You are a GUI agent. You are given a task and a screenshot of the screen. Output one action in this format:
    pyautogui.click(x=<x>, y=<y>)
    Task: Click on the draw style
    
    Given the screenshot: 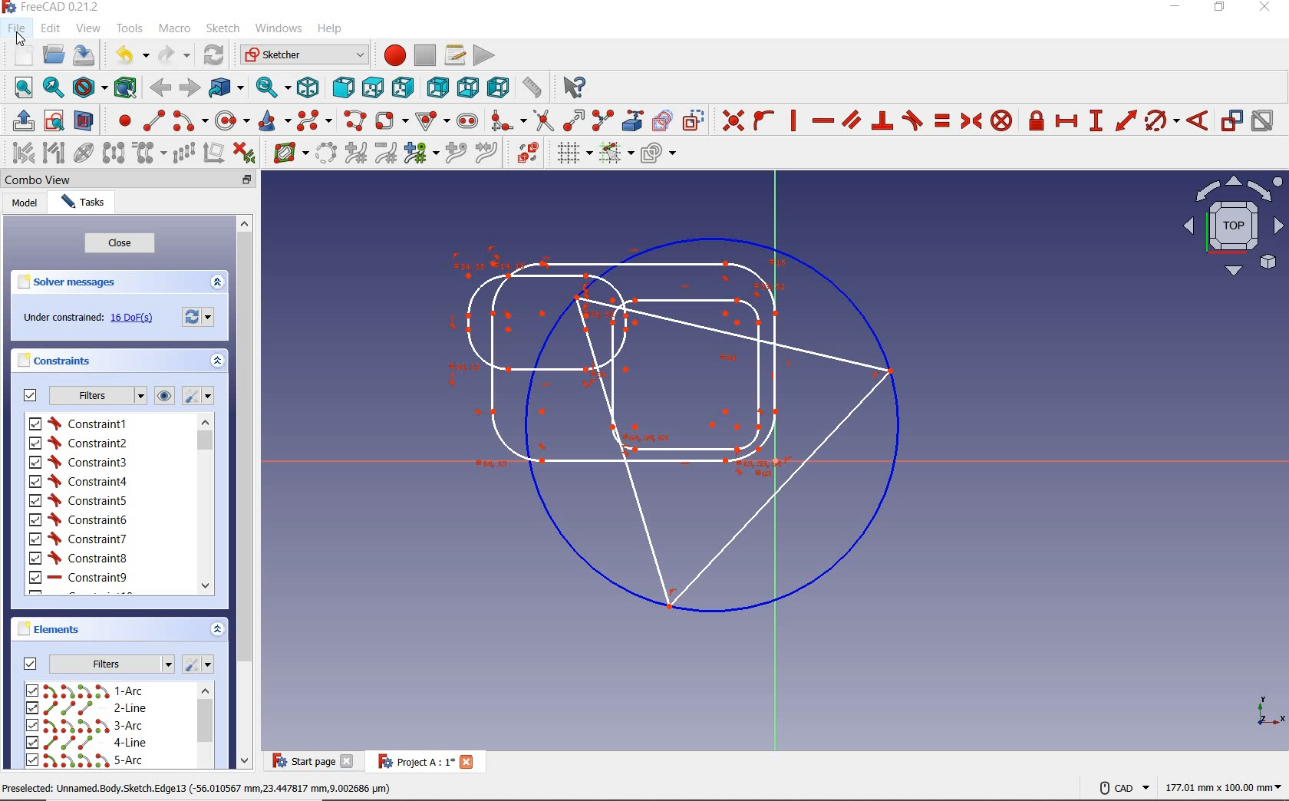 What is the action you would take?
    pyautogui.click(x=90, y=87)
    